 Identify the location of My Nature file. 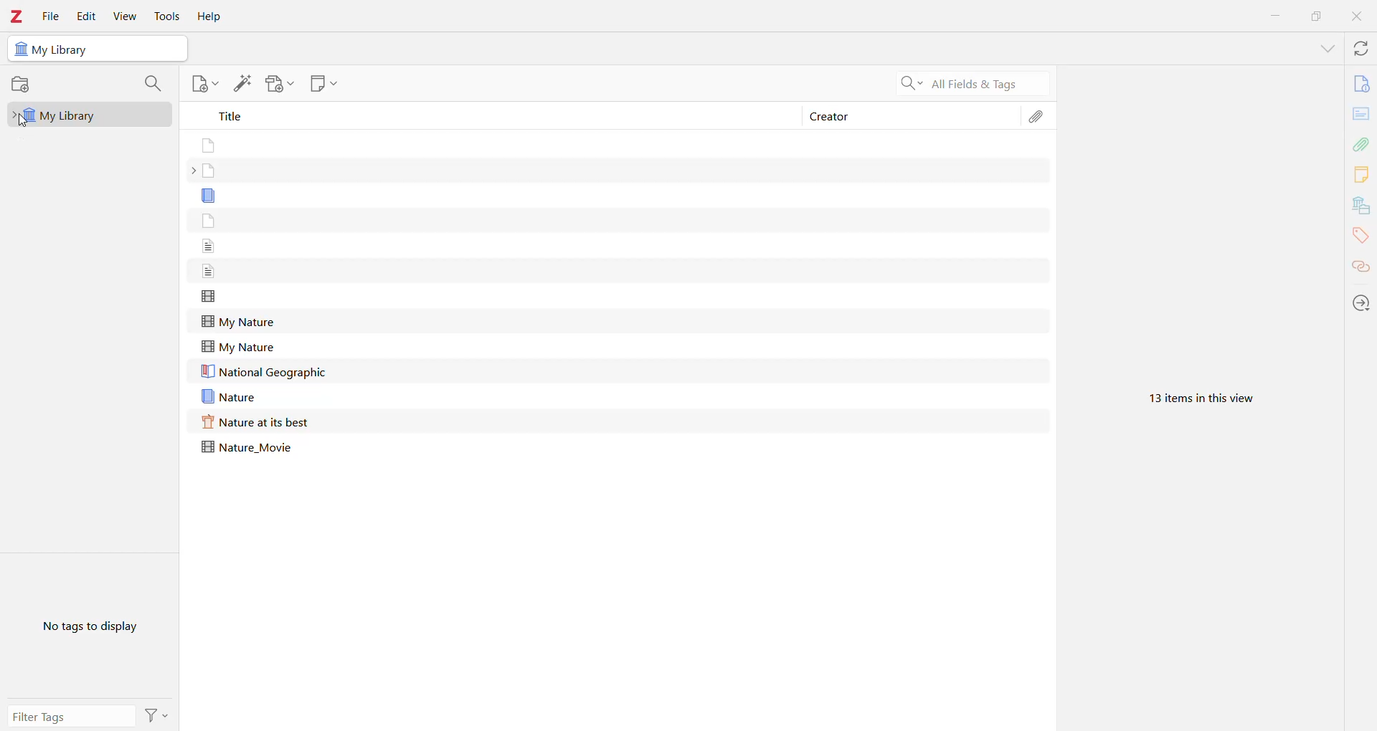
(240, 347).